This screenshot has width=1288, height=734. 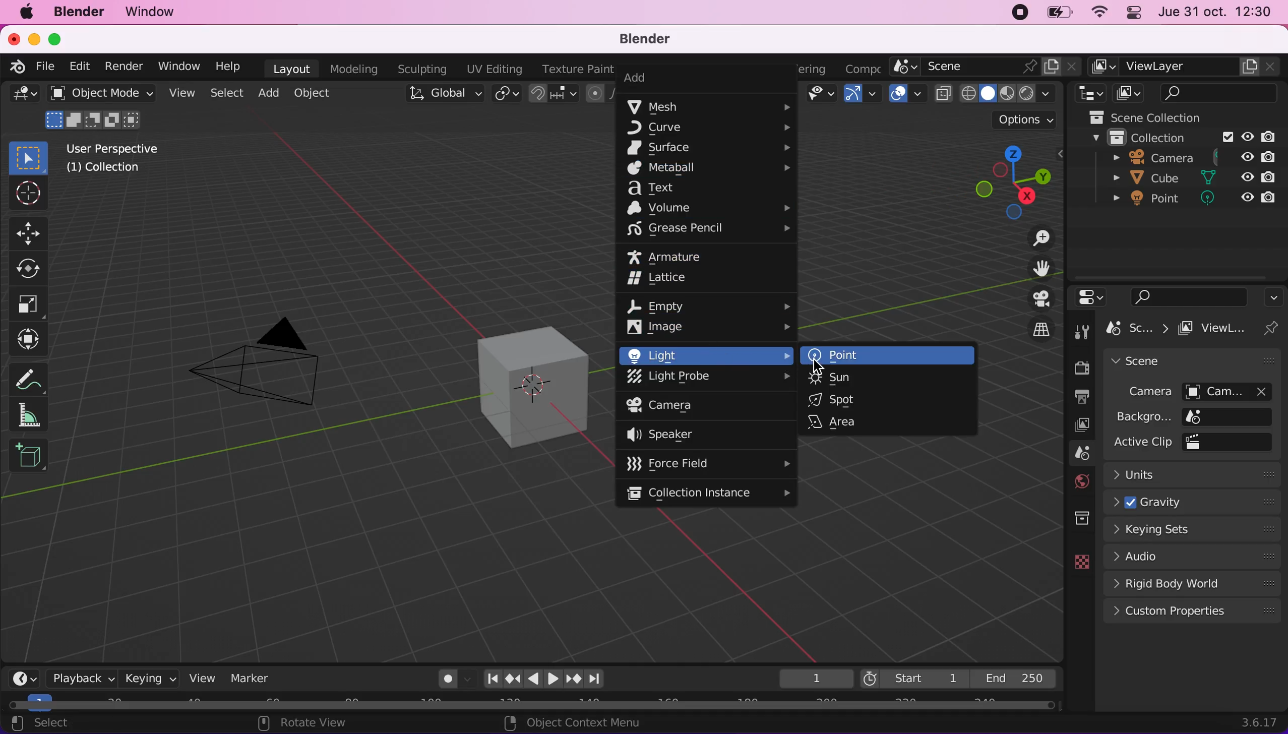 I want to click on measure, so click(x=31, y=416).